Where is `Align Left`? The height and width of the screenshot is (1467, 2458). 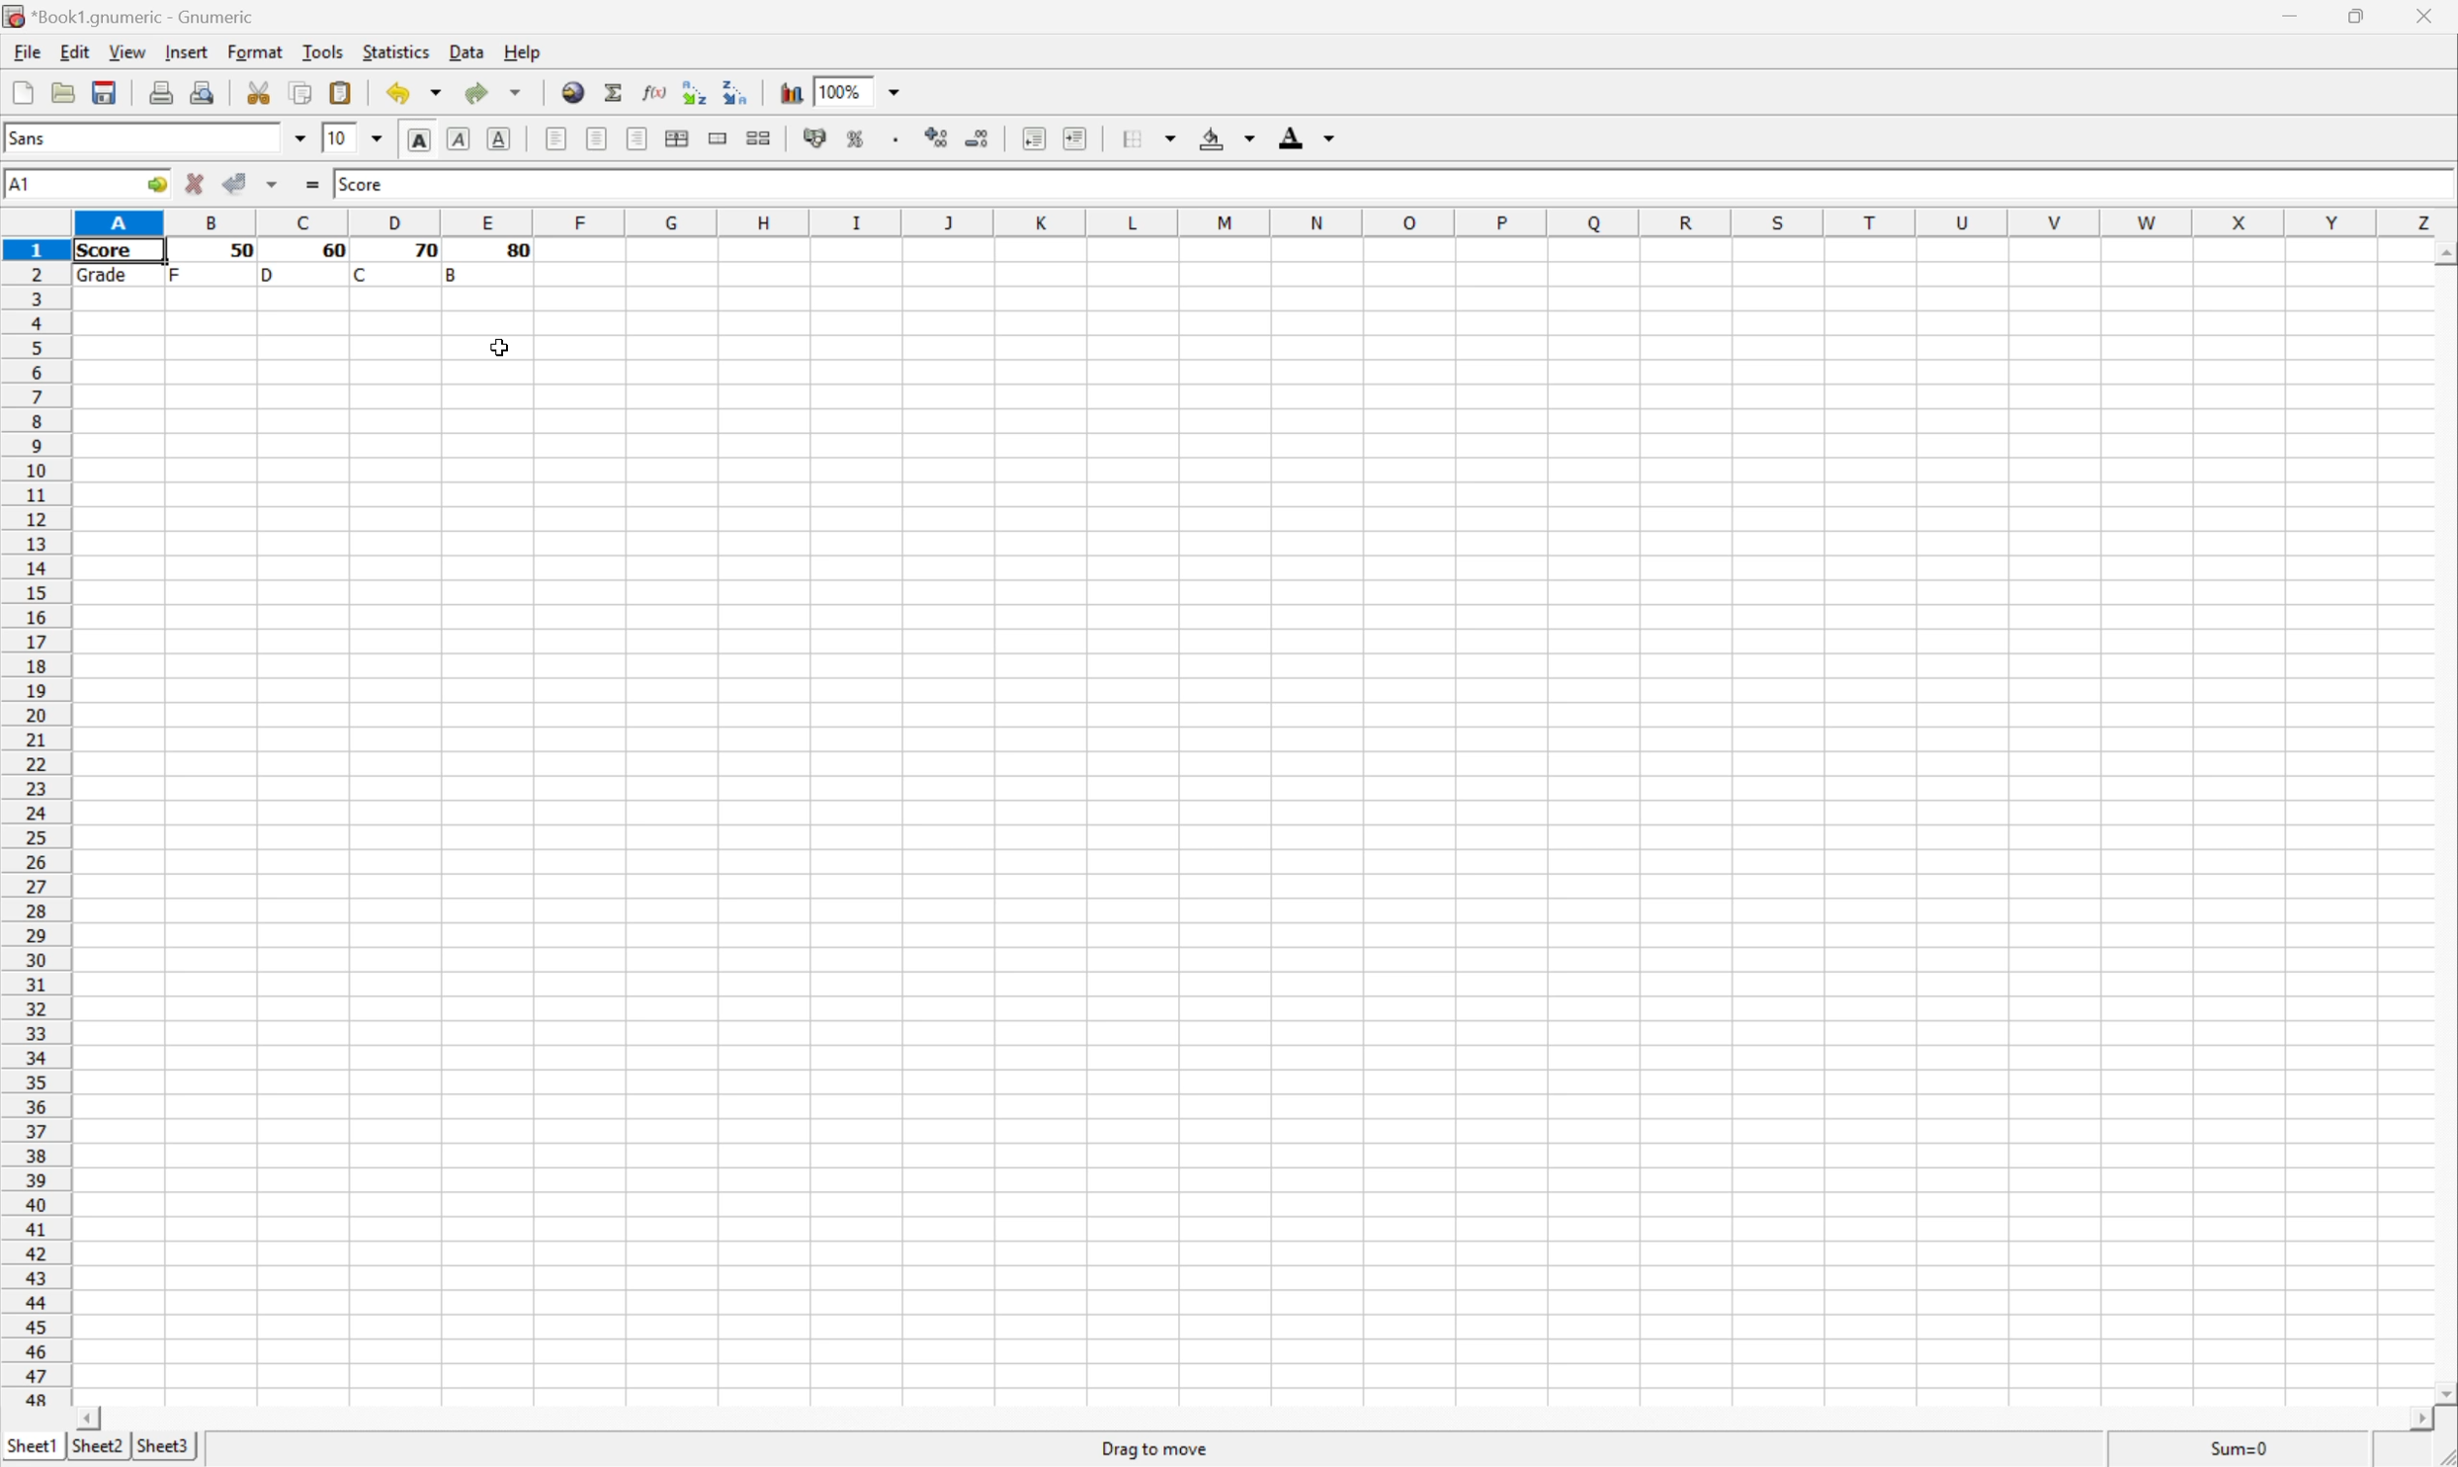
Align Left is located at coordinates (551, 139).